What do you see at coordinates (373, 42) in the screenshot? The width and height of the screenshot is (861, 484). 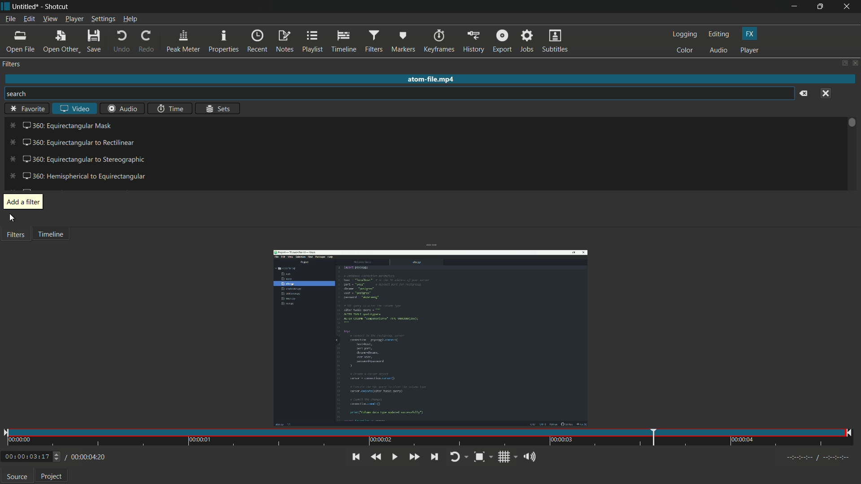 I see `filters` at bounding box center [373, 42].